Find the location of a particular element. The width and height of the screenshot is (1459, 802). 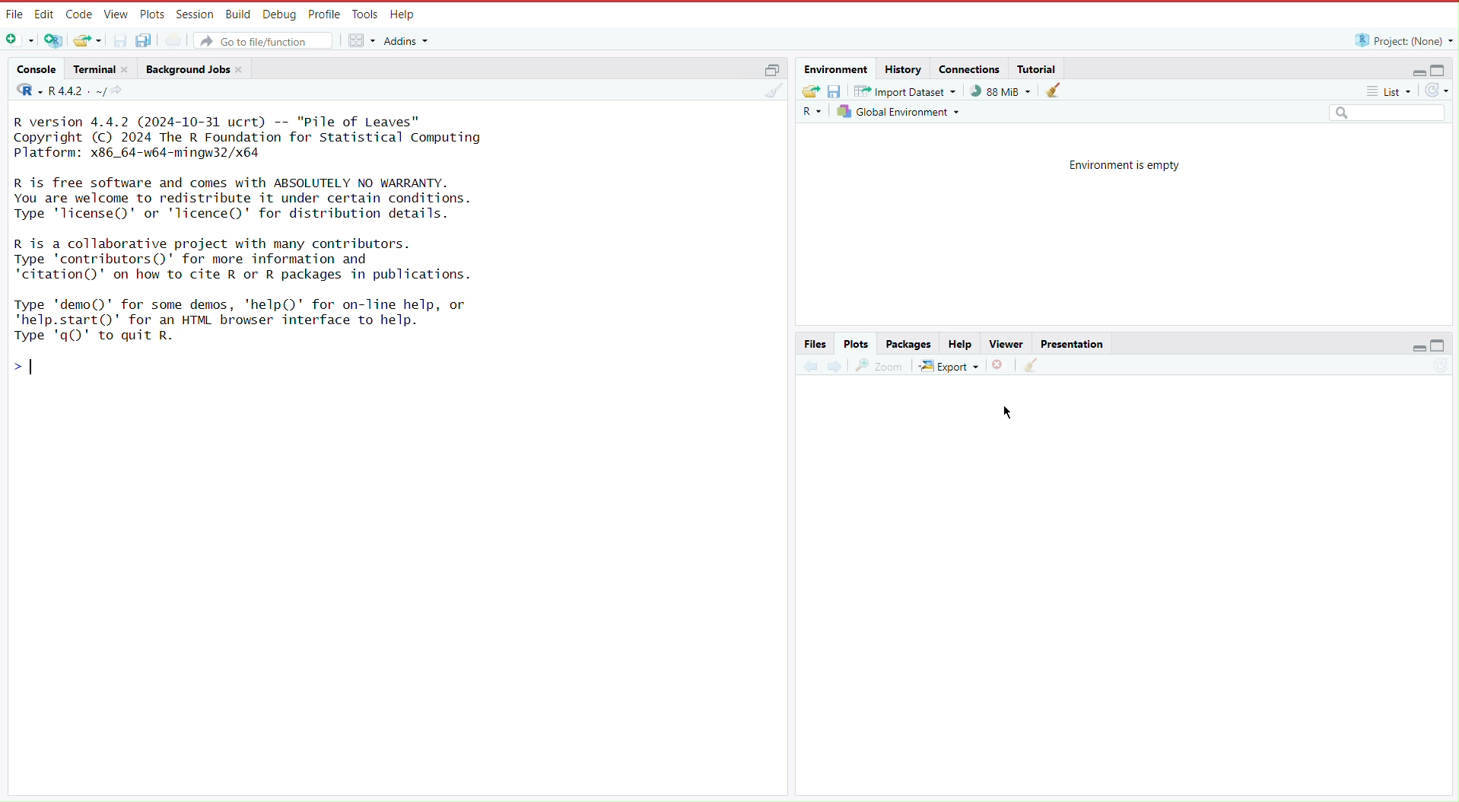

Viewer is located at coordinates (1004, 344).